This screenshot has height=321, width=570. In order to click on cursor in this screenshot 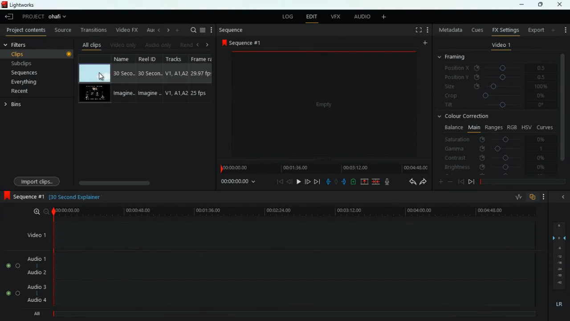, I will do `click(102, 76)`.